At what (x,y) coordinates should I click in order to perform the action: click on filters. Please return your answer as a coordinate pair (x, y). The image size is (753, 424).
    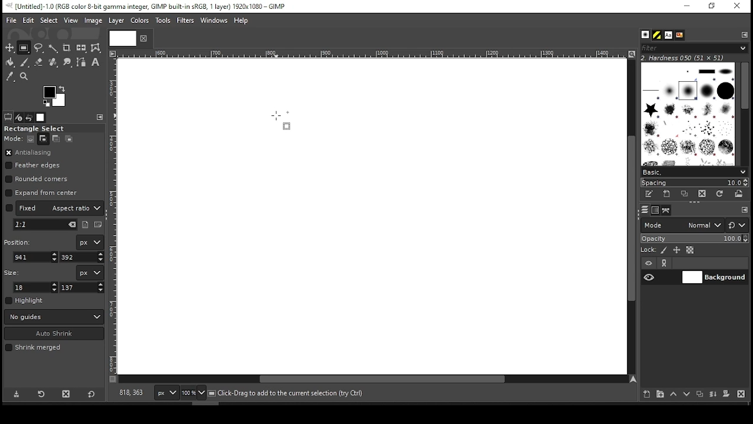
    Looking at the image, I should click on (187, 21).